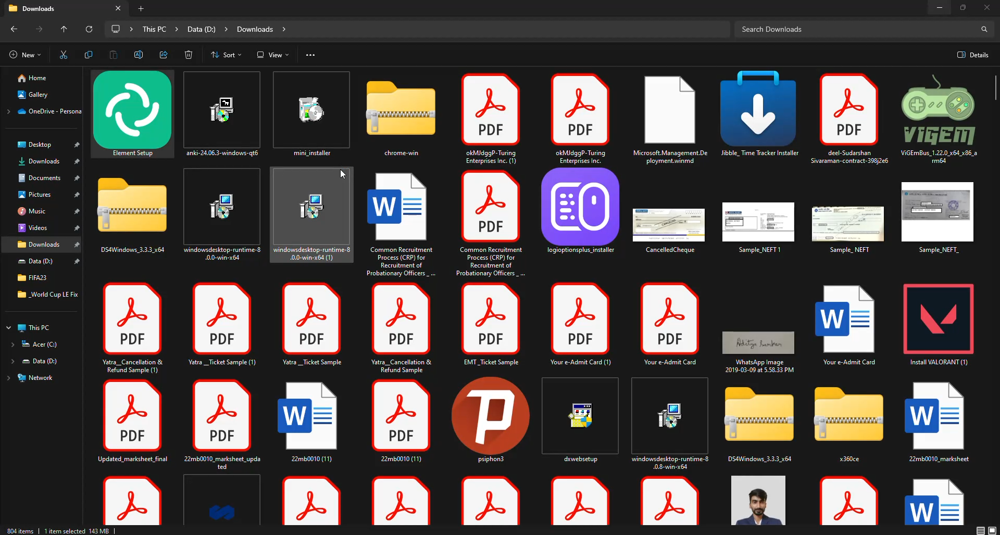 The height and width of the screenshot is (535, 1000). What do you see at coordinates (584, 118) in the screenshot?
I see `file` at bounding box center [584, 118].